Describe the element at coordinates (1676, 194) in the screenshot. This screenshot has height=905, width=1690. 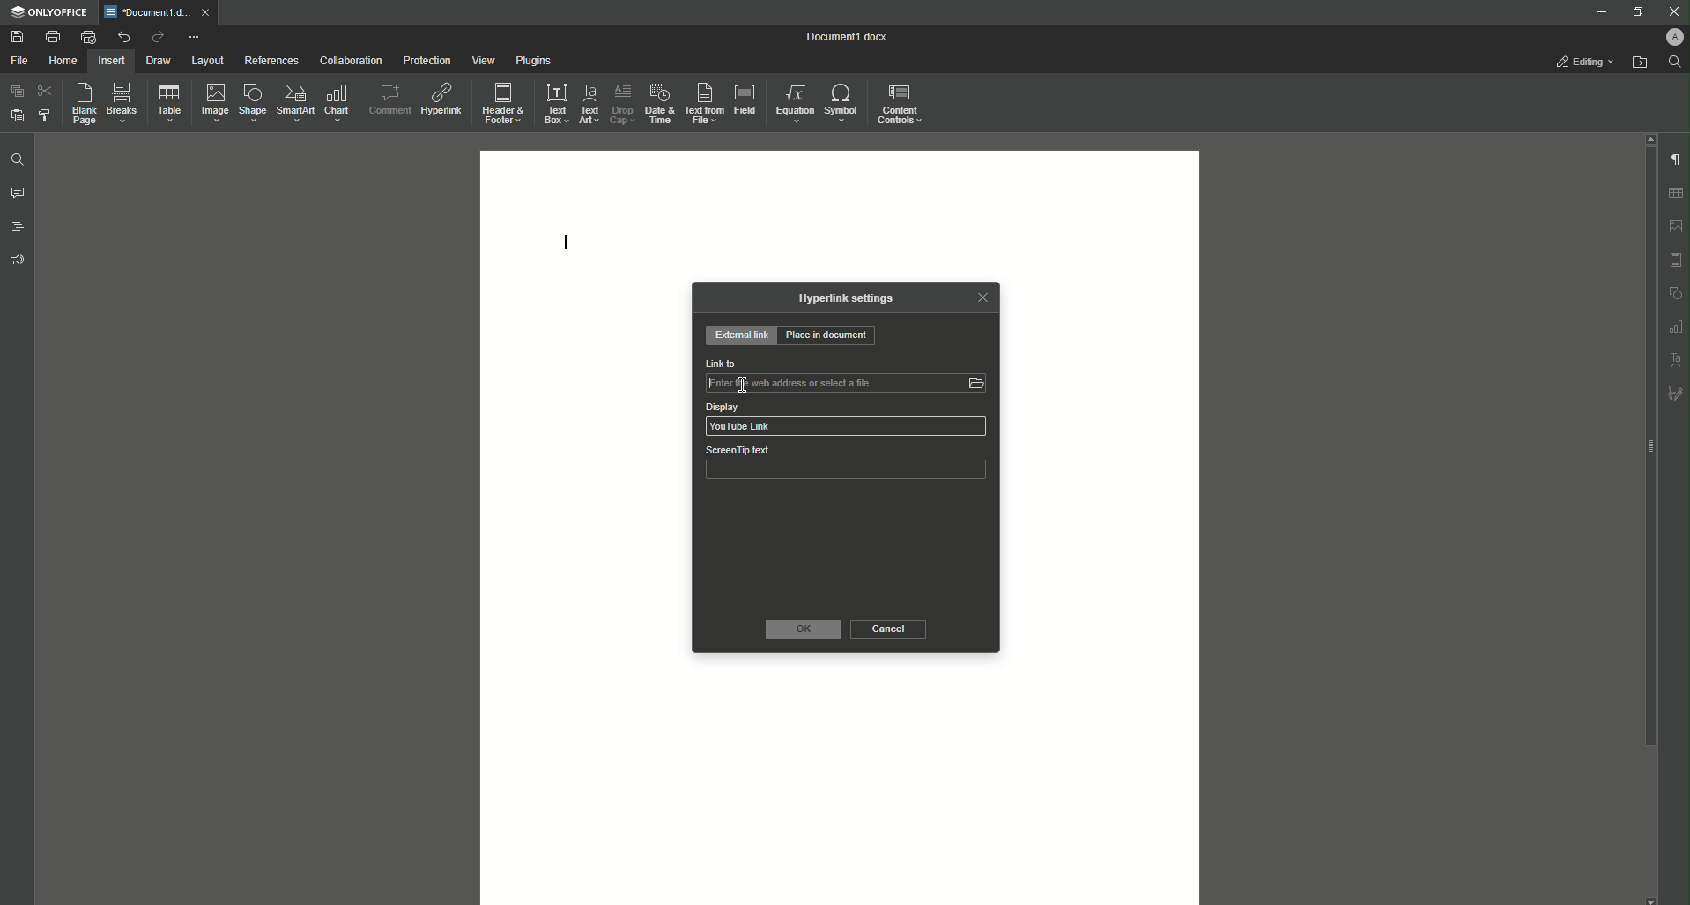
I see `Table settings` at that location.